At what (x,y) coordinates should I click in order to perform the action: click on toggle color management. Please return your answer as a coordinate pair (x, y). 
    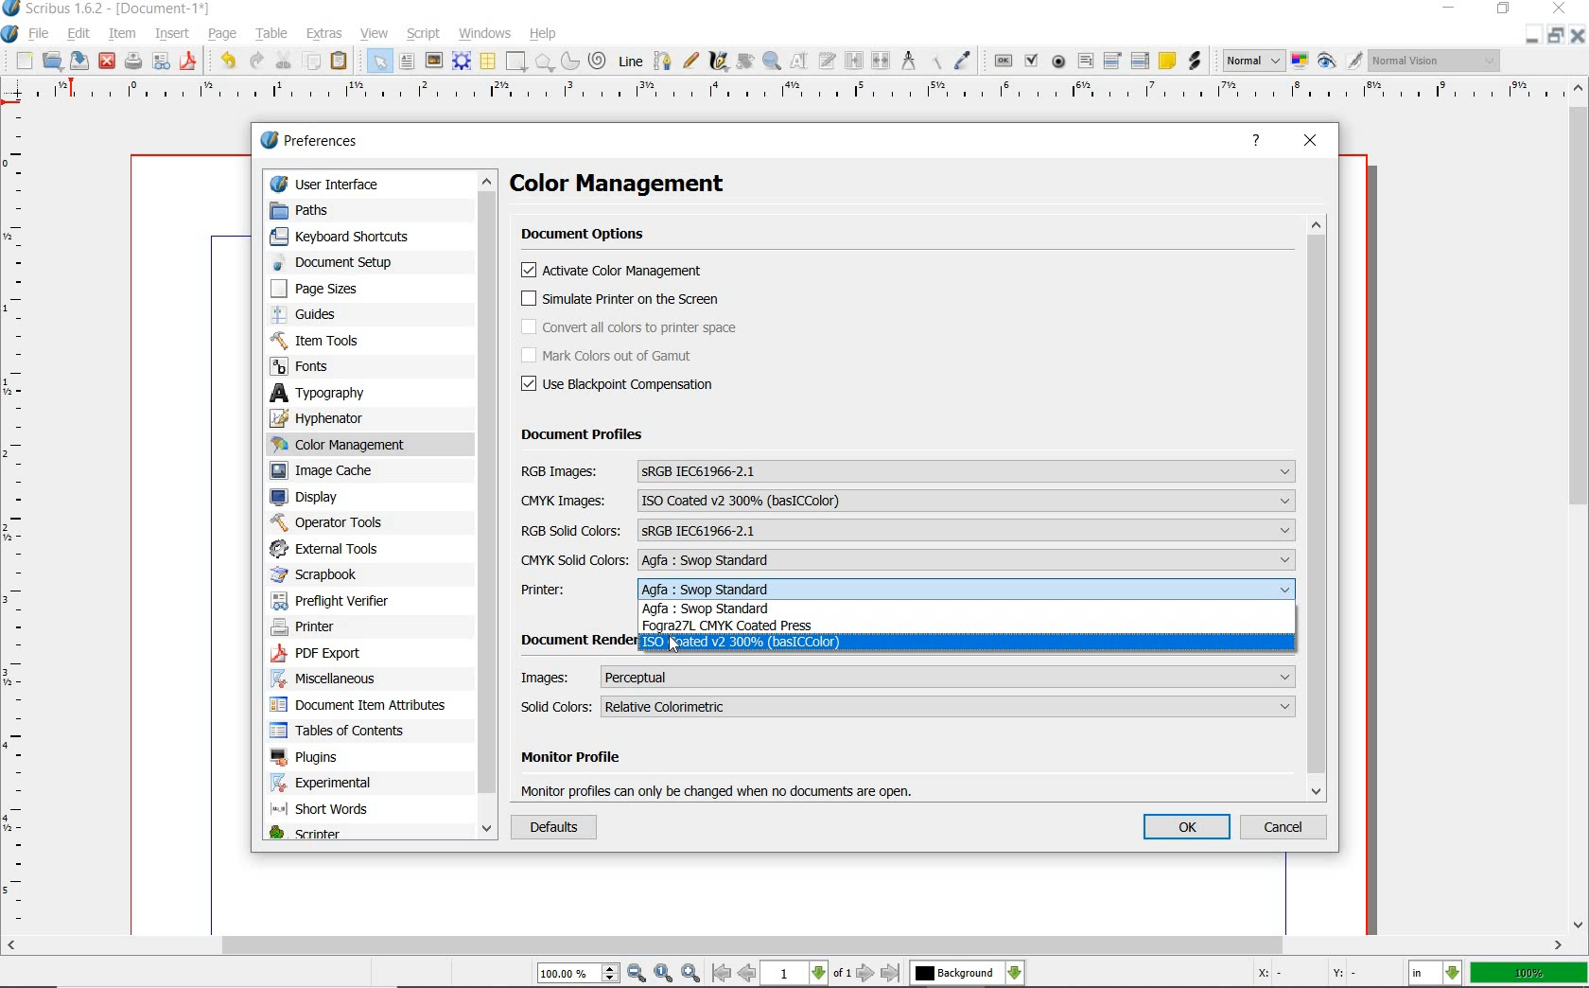
    Looking at the image, I should click on (1300, 60).